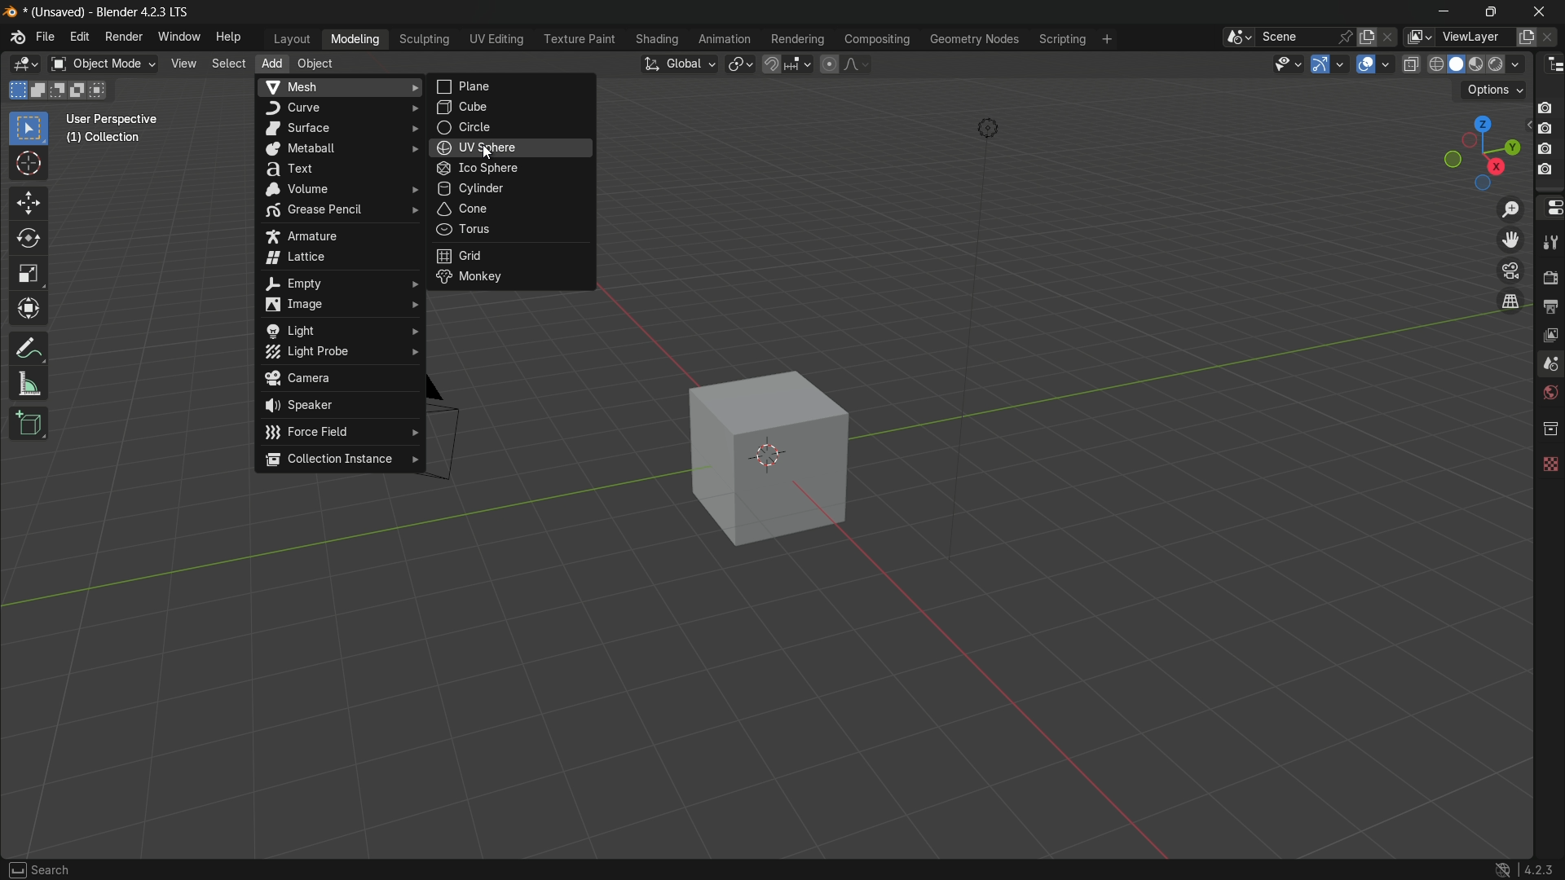  I want to click on User Perspective (1) Collection, so click(119, 128).